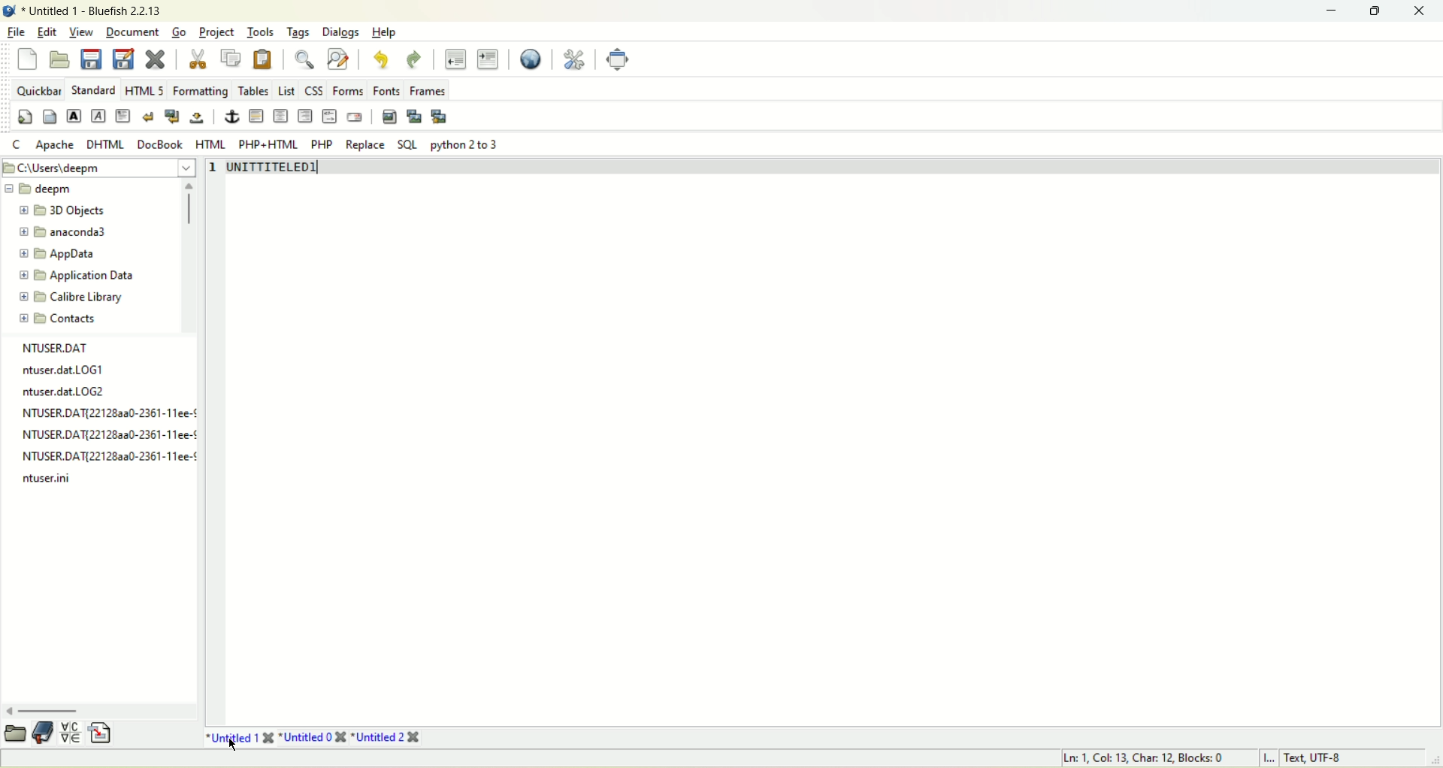 This screenshot has height=768, width=1443. Describe the element at coordinates (108, 435) in the screenshot. I see `NTUSER.DAT{22128aa0-2361-11ee-¢` at that location.